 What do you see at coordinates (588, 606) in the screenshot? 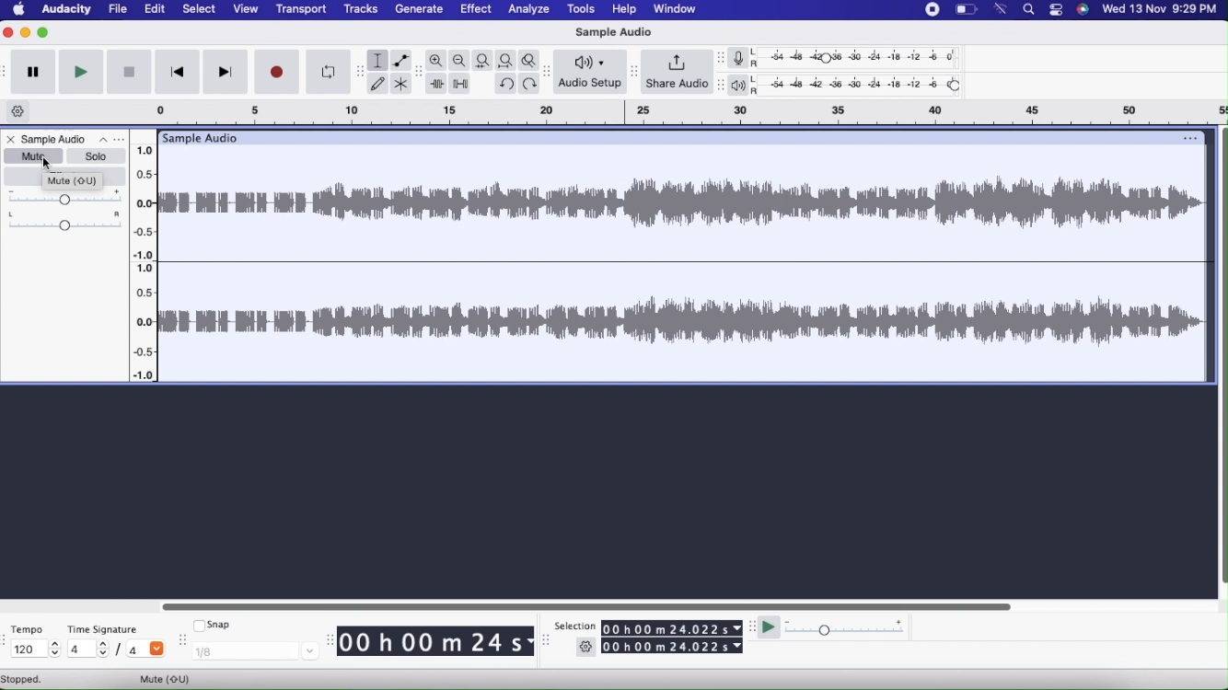
I see `horizonatal scrollbar` at bounding box center [588, 606].